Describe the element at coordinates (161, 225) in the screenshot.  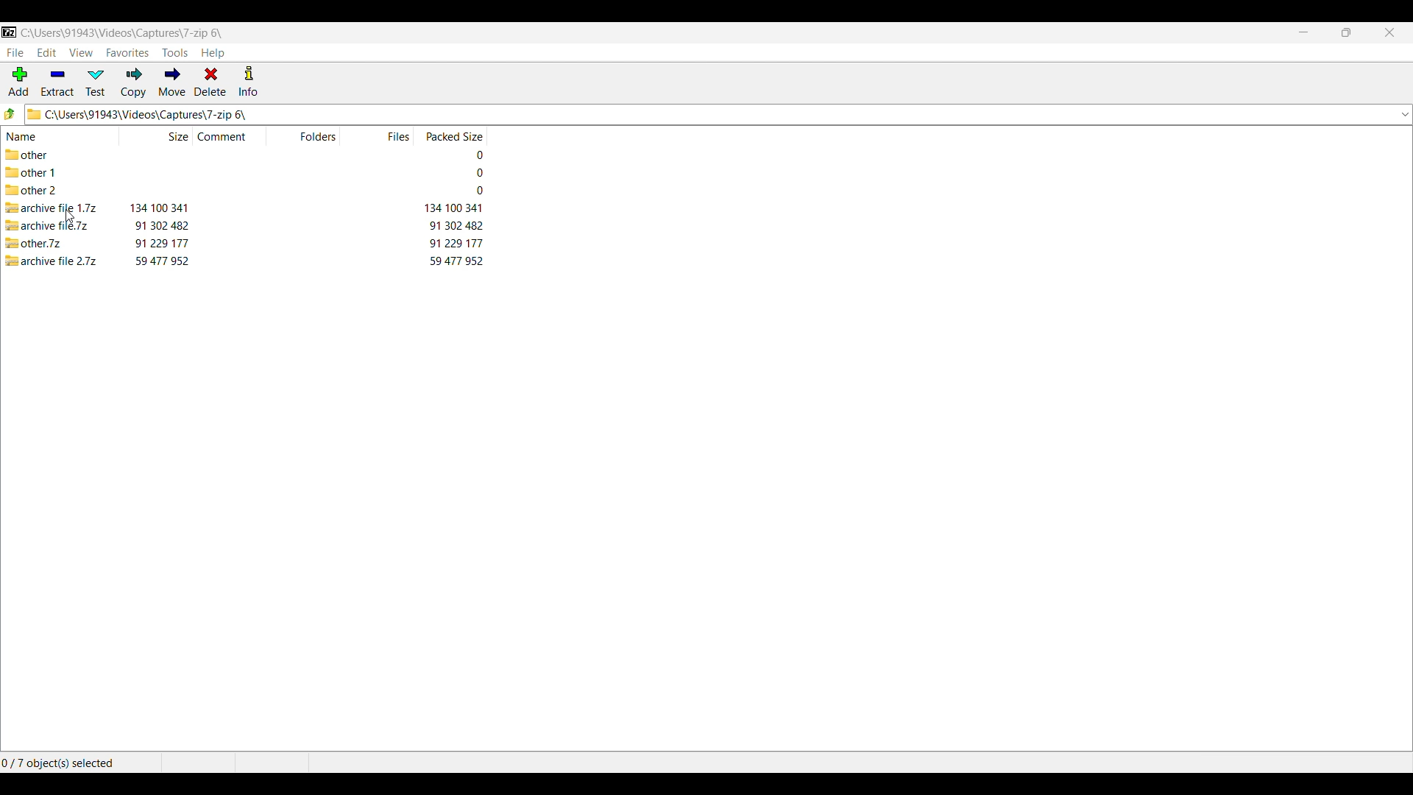
I see `size` at that location.